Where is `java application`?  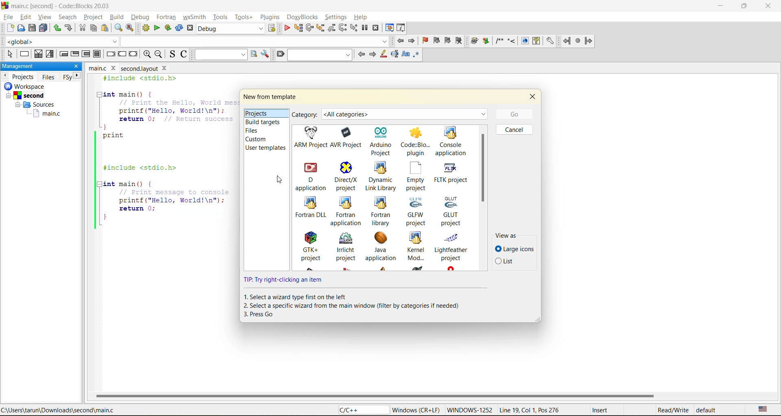 java application is located at coordinates (384, 247).